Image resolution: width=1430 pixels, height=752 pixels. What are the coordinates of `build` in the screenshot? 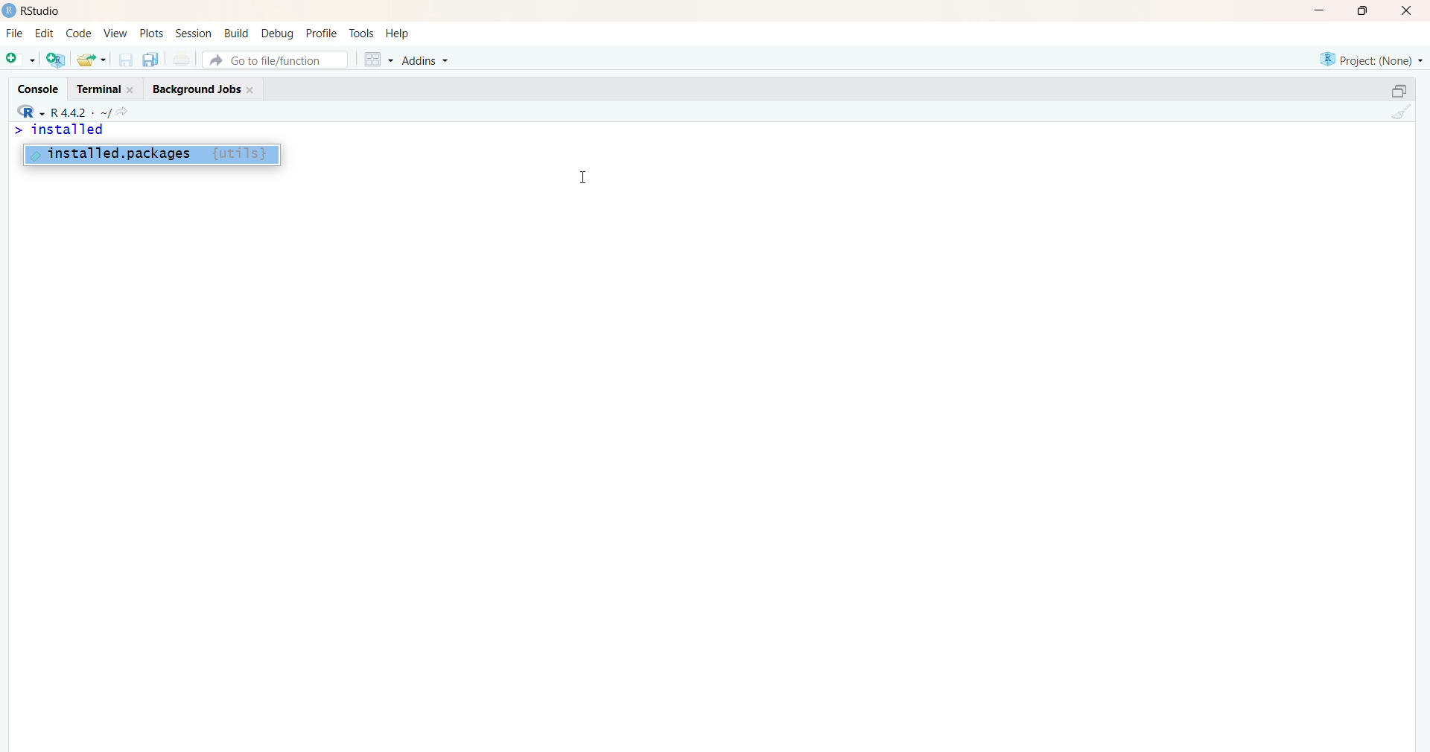 It's located at (238, 34).